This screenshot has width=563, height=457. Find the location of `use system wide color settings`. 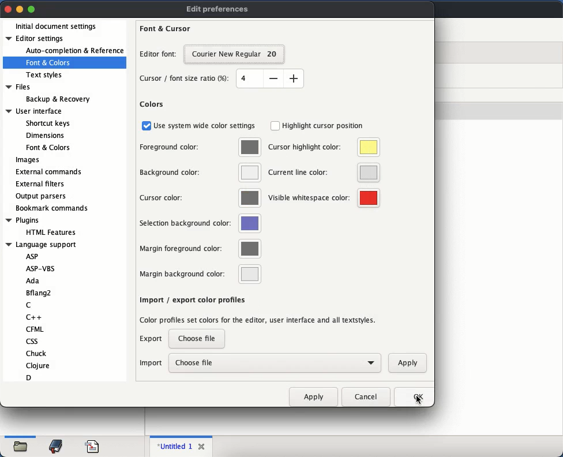

use system wide color settings is located at coordinates (205, 125).